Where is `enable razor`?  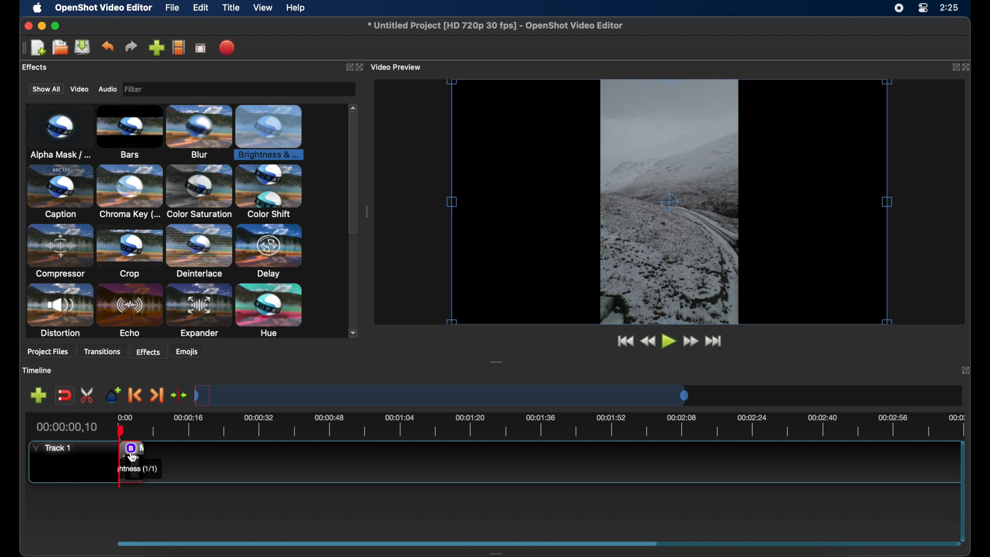
enable razor is located at coordinates (87, 395).